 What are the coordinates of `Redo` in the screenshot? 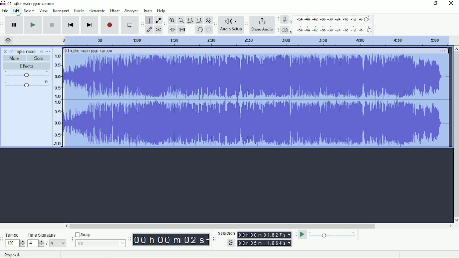 It's located at (208, 30).